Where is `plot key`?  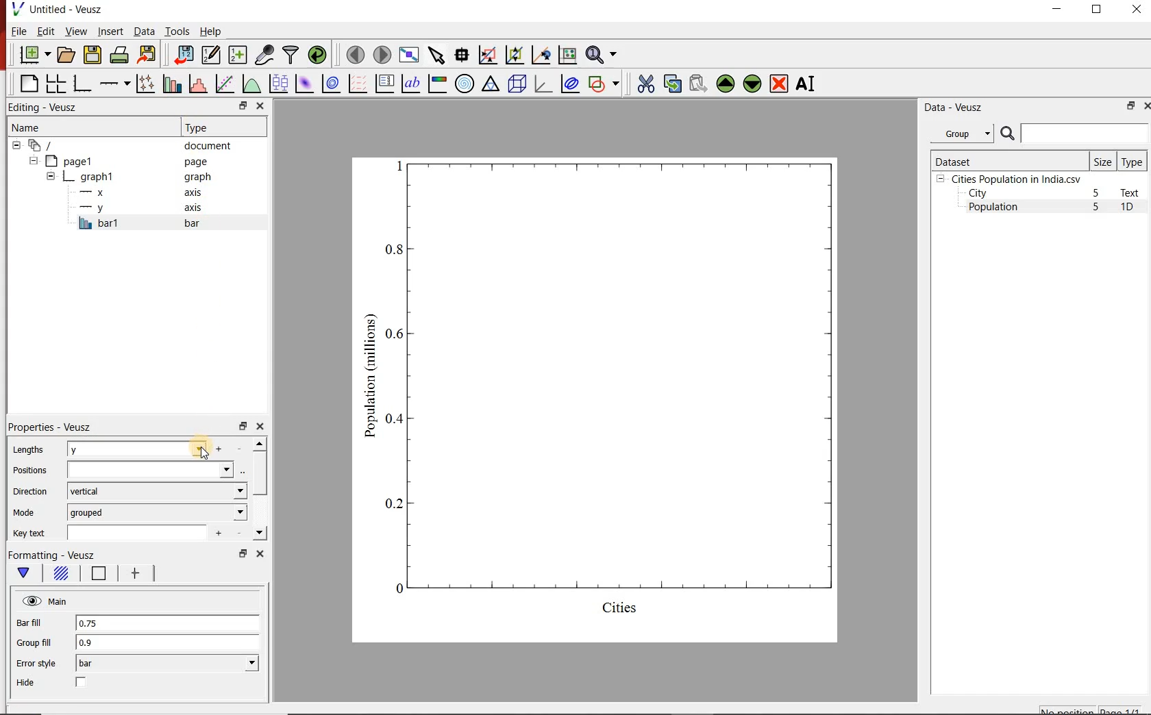
plot key is located at coordinates (384, 84).